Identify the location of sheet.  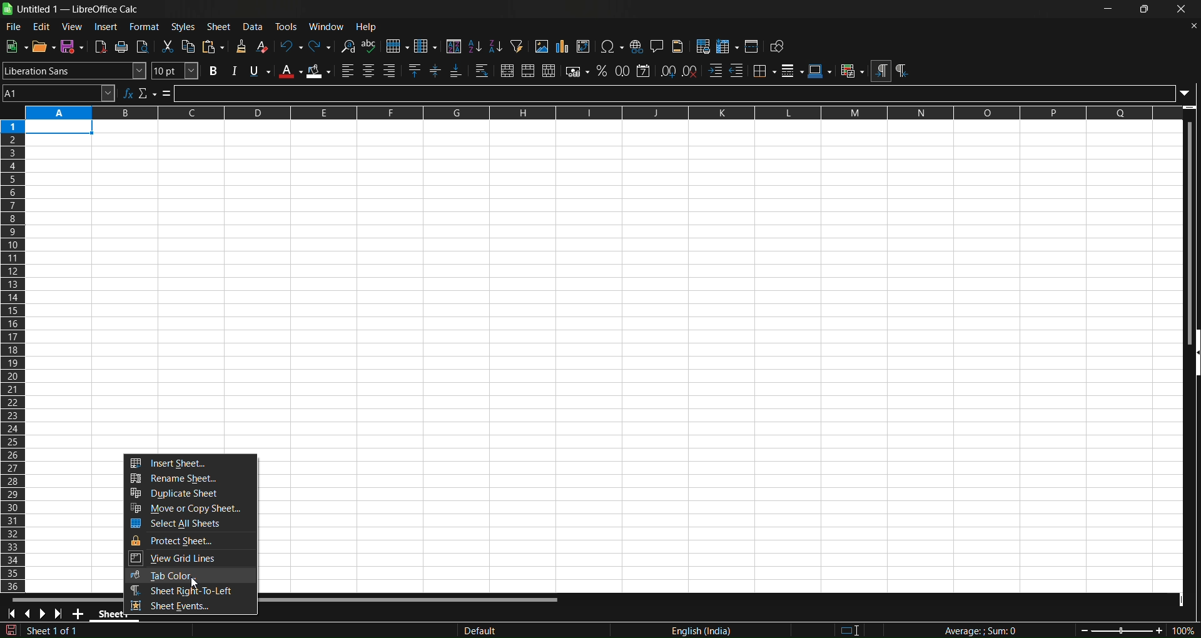
(220, 26).